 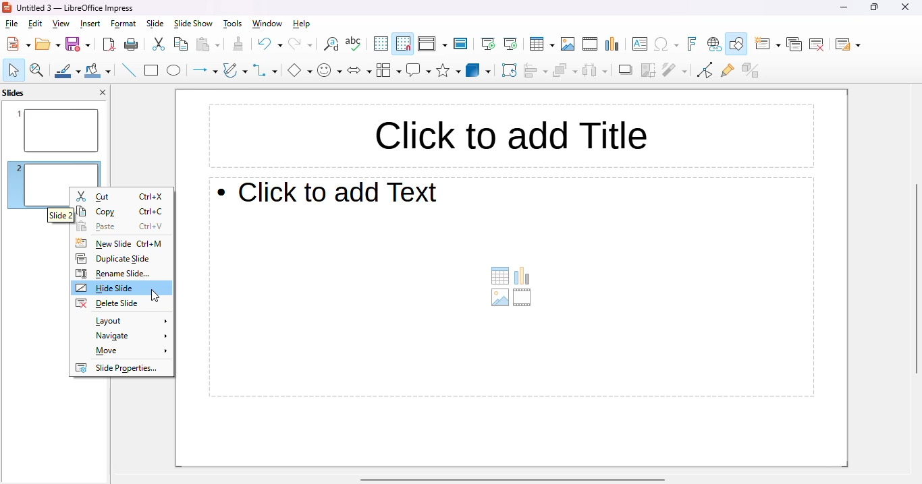 I want to click on export directly as PDF, so click(x=109, y=44).